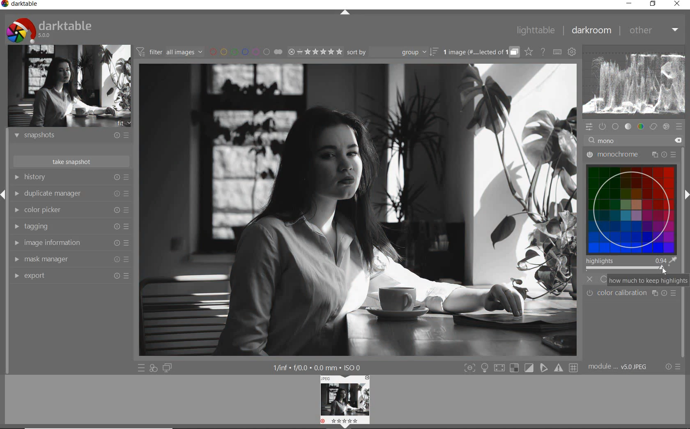  I want to click on Cursor, so click(665, 270).